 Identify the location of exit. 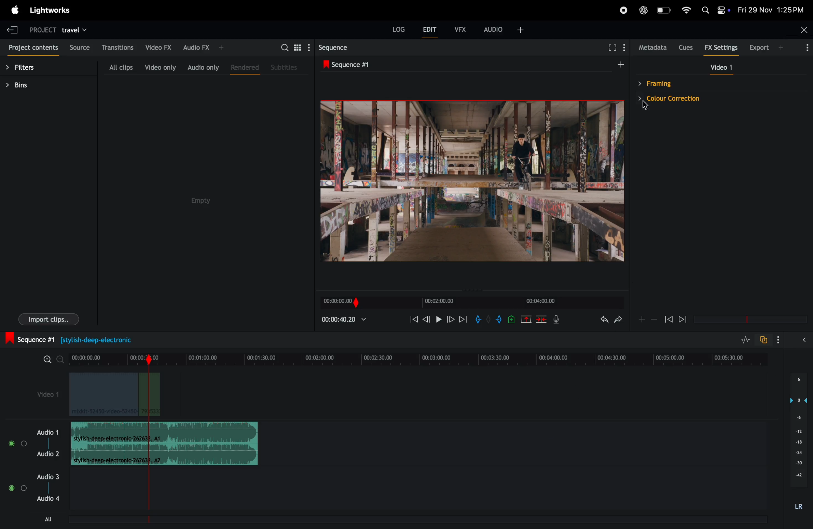
(12, 28).